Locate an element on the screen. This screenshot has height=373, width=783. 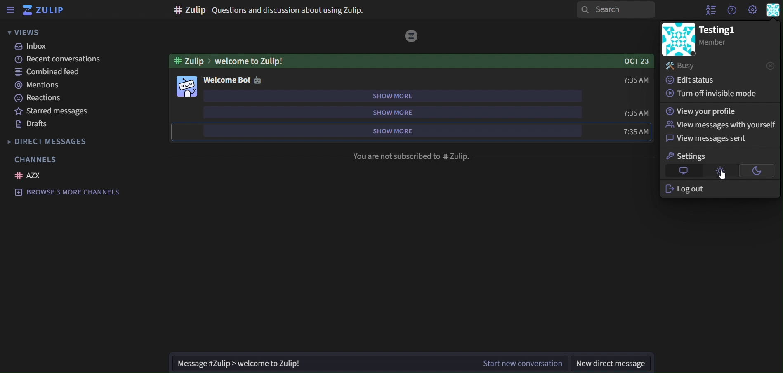
view your profile is located at coordinates (705, 112).